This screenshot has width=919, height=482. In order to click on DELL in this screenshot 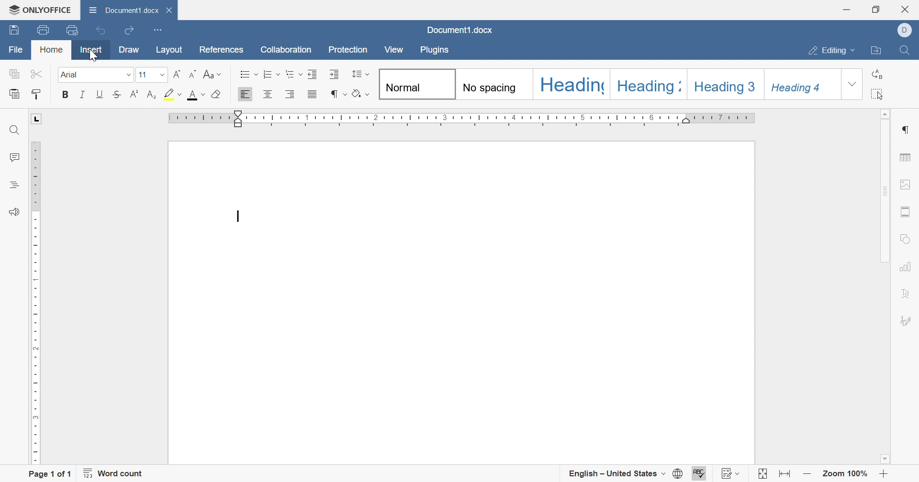, I will do `click(905, 30)`.